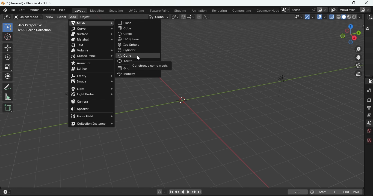 The height and width of the screenshot is (196, 373). What do you see at coordinates (92, 82) in the screenshot?
I see `Image` at bounding box center [92, 82].